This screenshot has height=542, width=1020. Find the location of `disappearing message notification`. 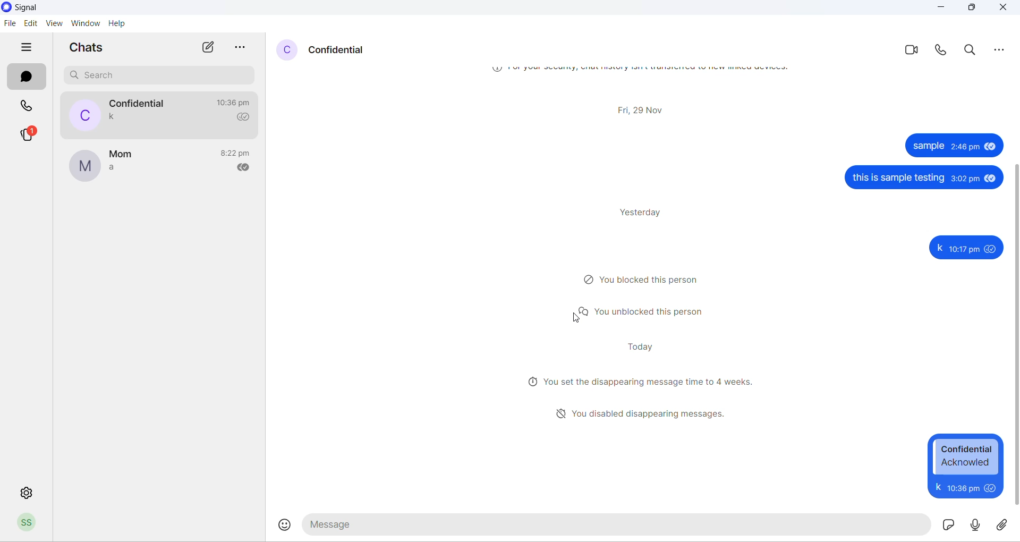

disappearing message notification is located at coordinates (633, 411).